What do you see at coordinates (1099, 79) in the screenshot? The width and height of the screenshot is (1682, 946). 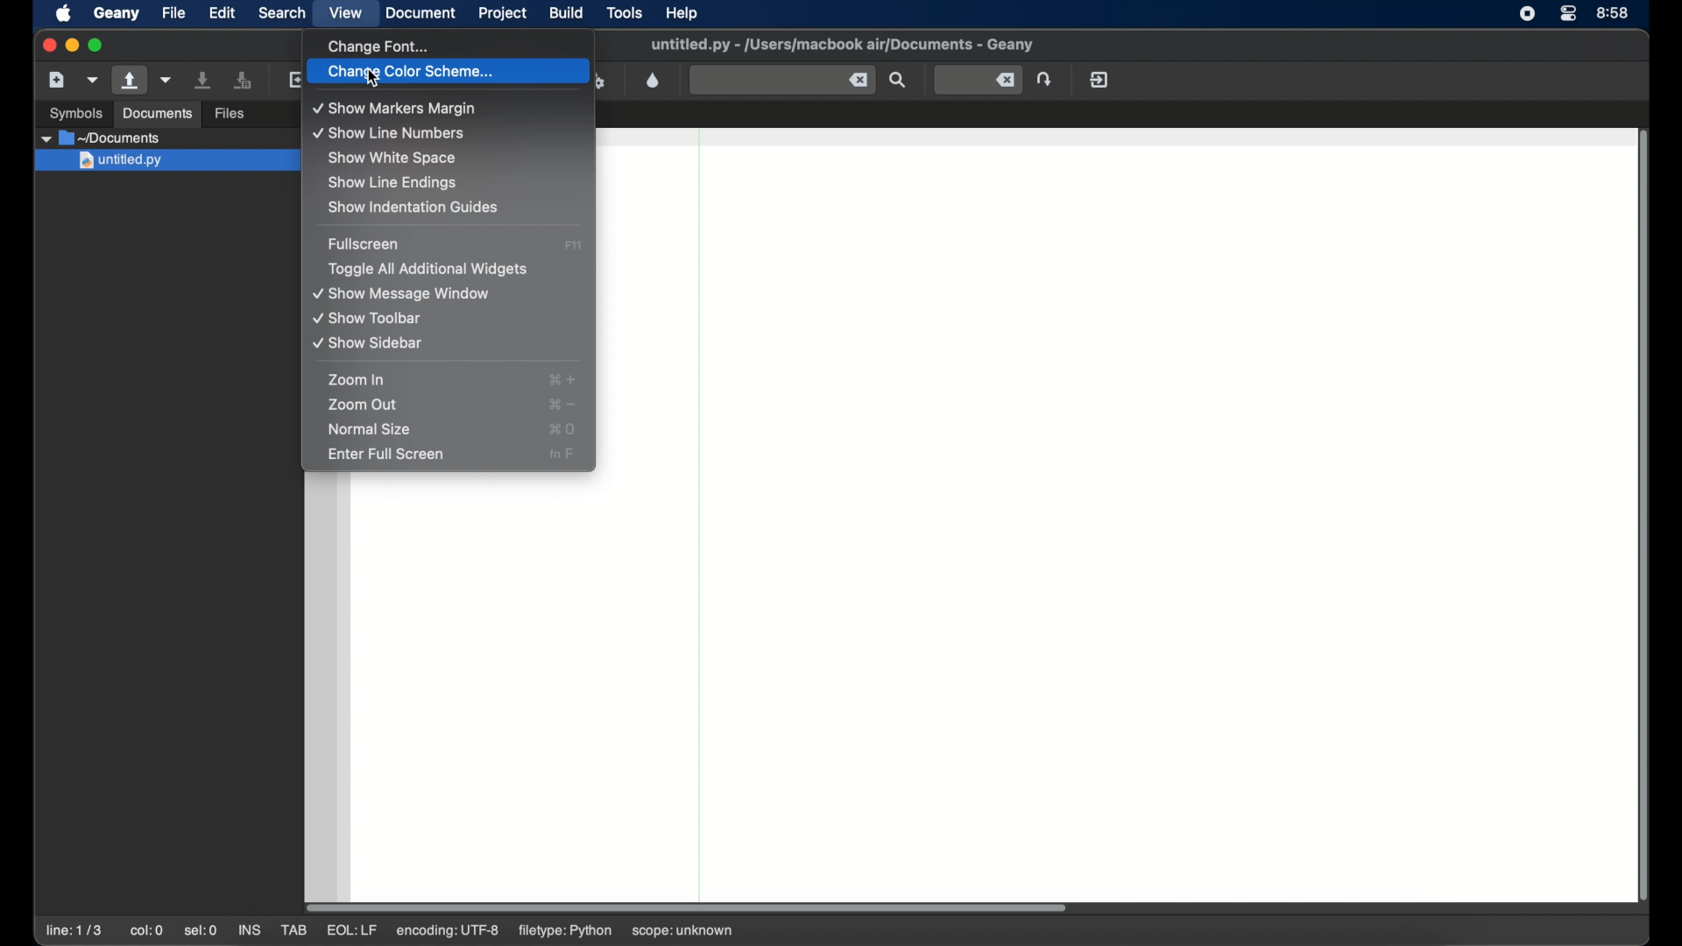 I see `quit geany` at bounding box center [1099, 79].